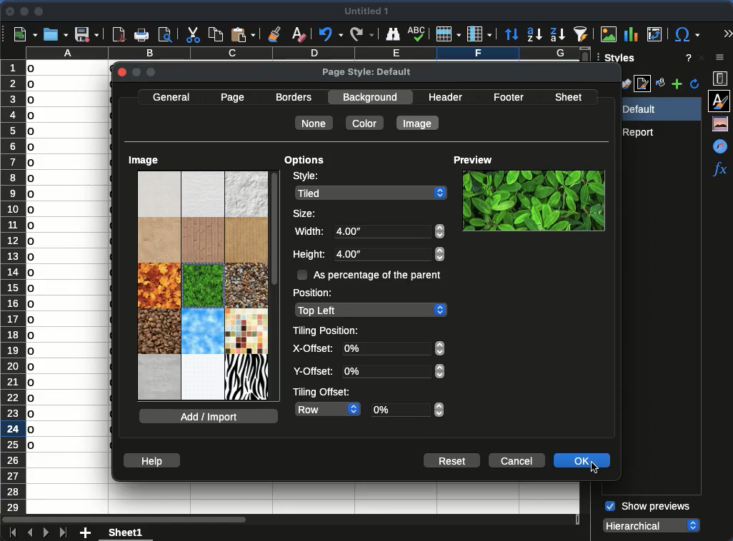  Describe the element at coordinates (417, 34) in the screenshot. I see `spell check` at that location.